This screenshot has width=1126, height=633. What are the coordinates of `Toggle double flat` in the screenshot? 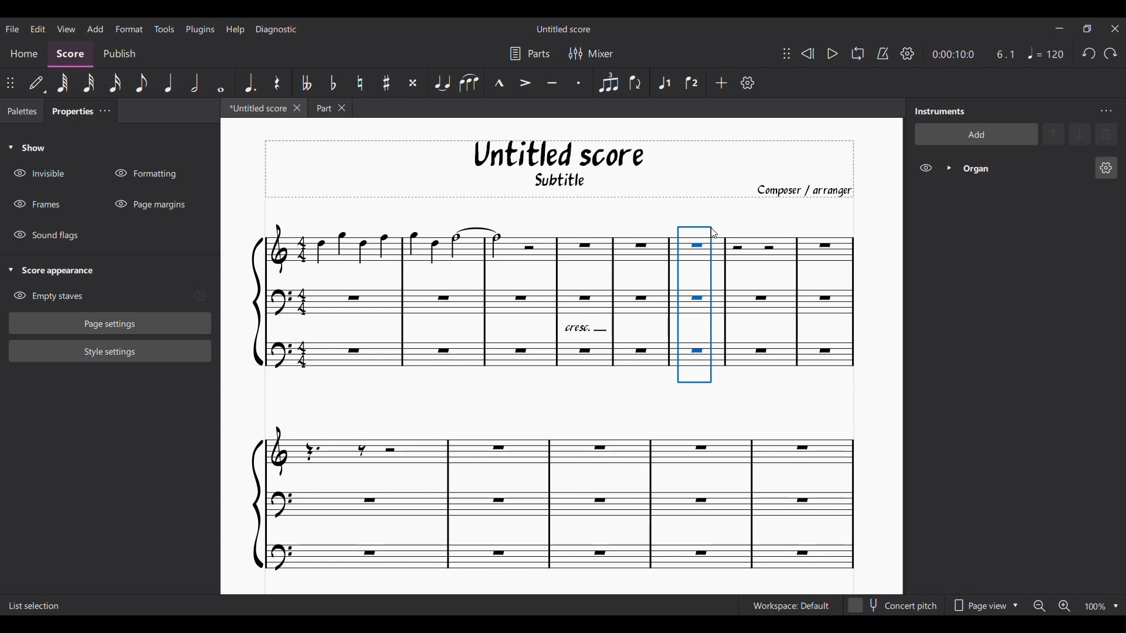 It's located at (306, 82).